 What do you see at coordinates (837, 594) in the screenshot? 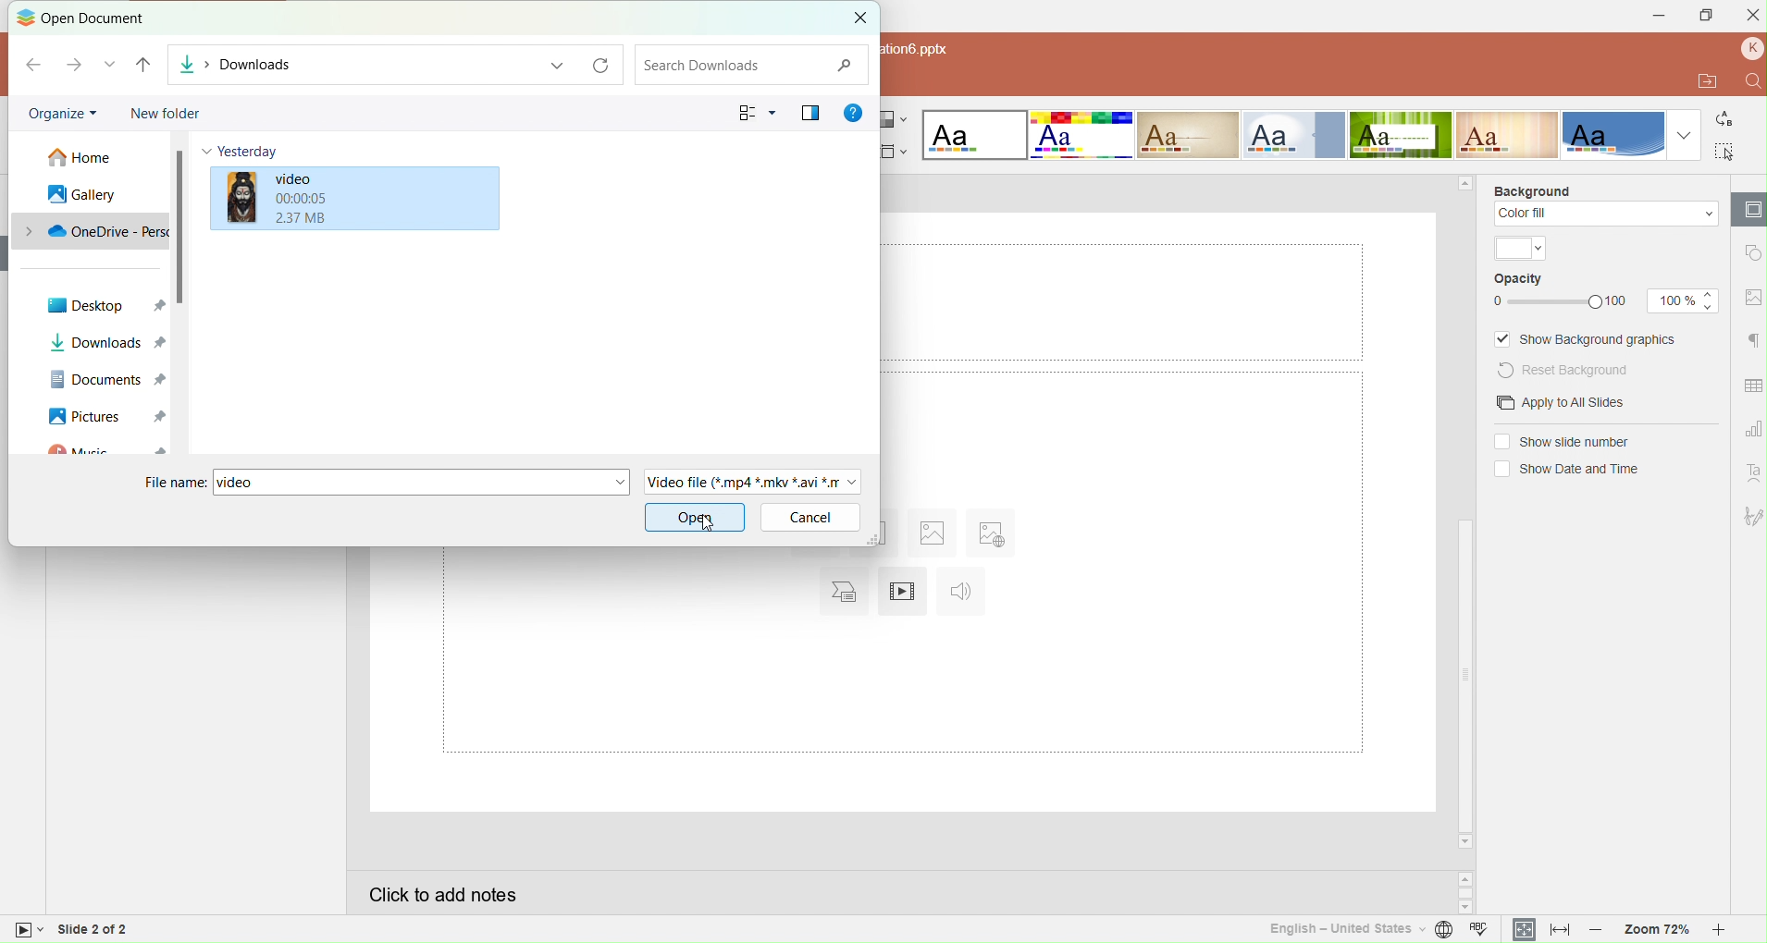
I see `Insert chart` at bounding box center [837, 594].